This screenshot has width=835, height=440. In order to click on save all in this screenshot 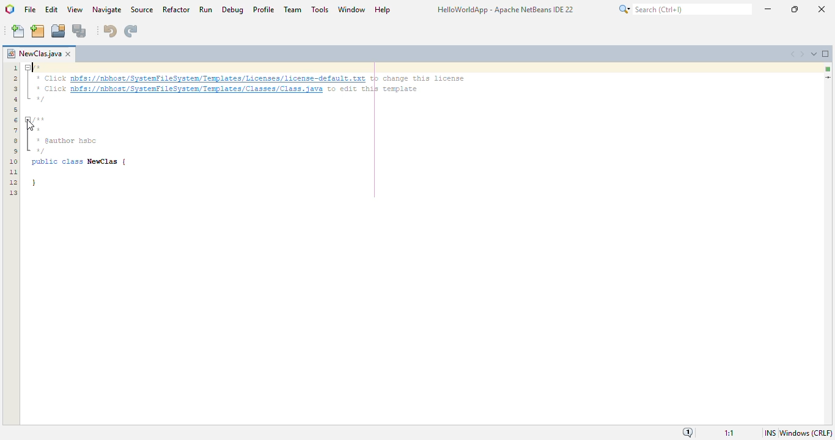, I will do `click(79, 31)`.